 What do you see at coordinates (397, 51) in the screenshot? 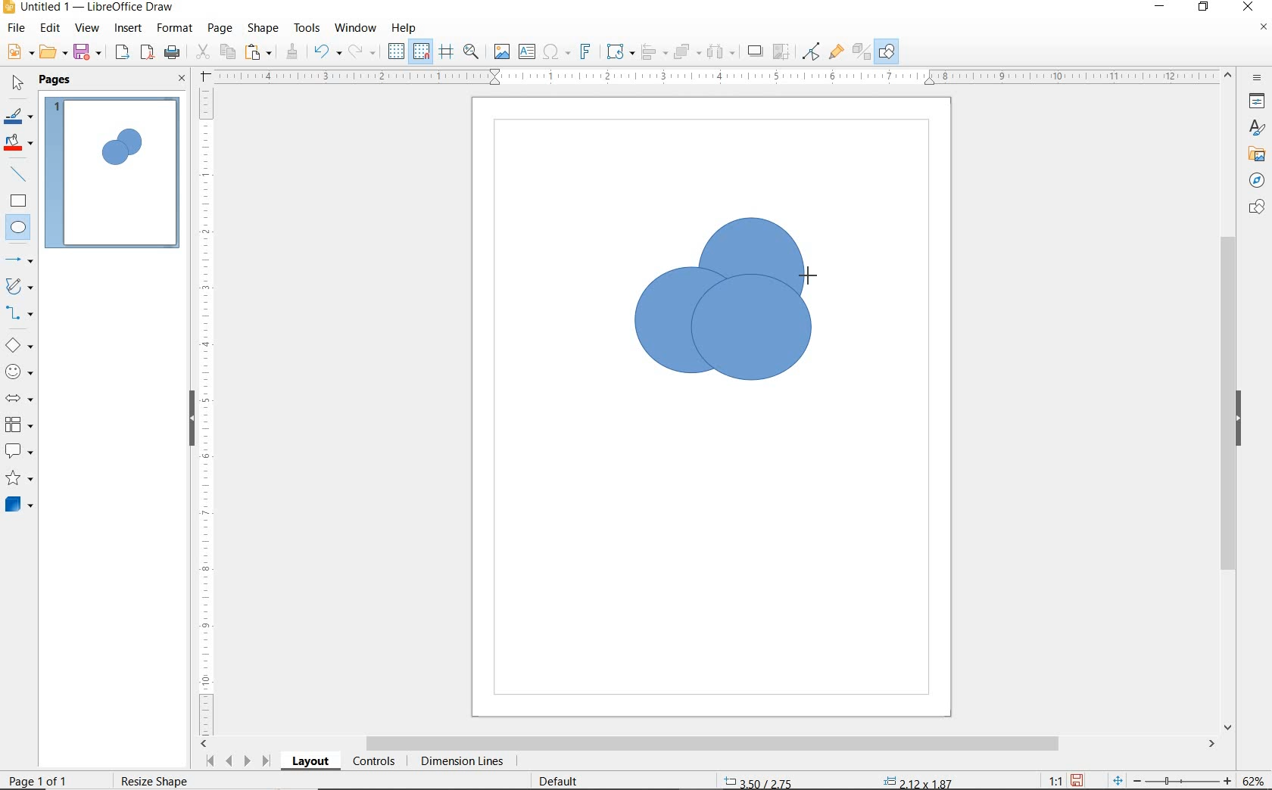
I see `DISPLAY GRID` at bounding box center [397, 51].